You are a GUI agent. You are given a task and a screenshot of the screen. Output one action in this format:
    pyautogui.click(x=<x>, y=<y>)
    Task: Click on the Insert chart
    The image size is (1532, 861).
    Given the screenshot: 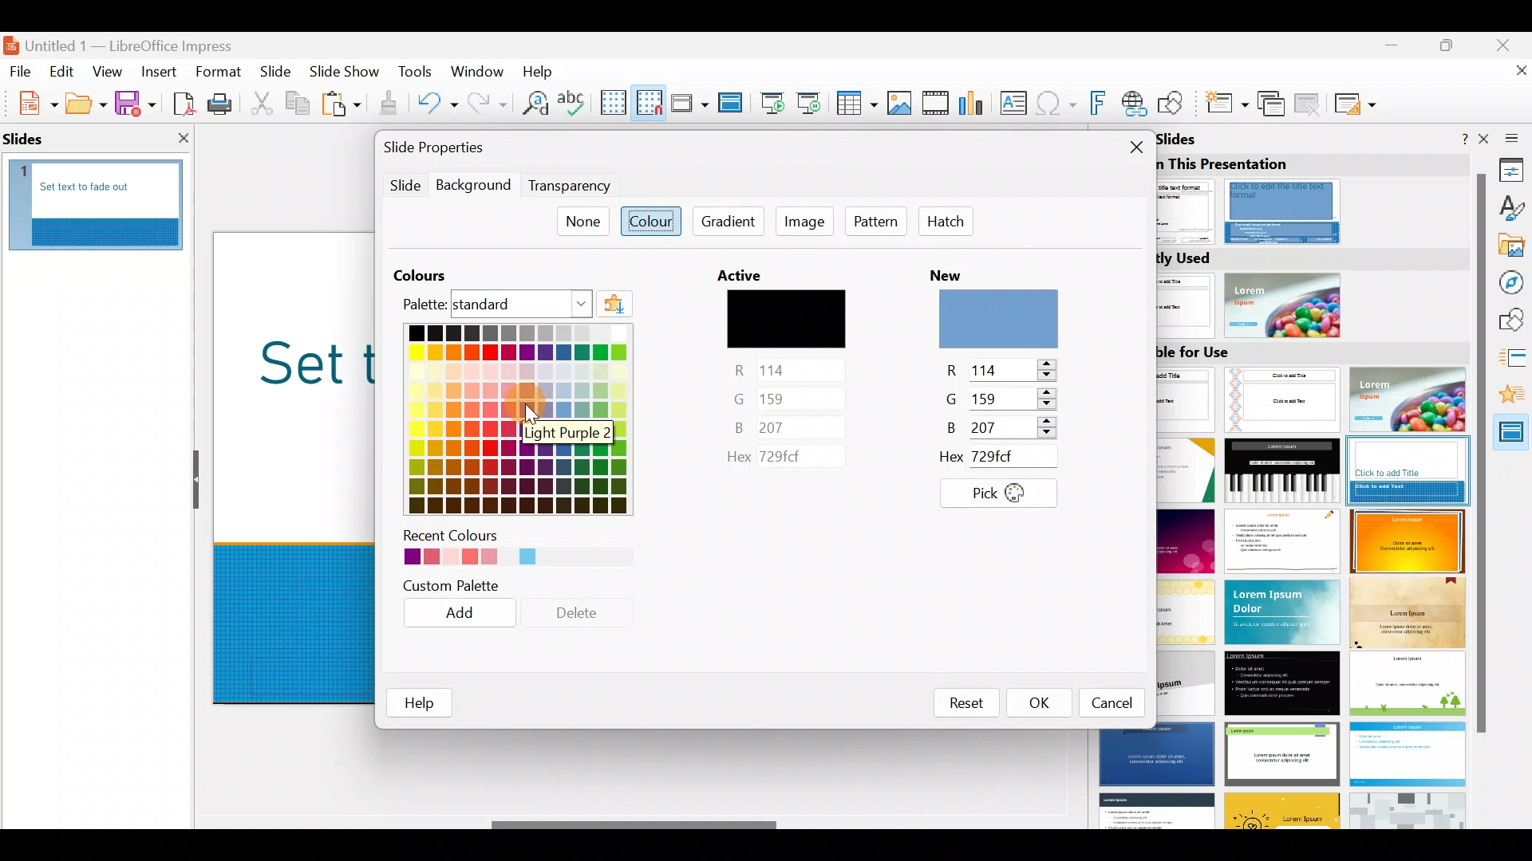 What is the action you would take?
    pyautogui.click(x=975, y=104)
    